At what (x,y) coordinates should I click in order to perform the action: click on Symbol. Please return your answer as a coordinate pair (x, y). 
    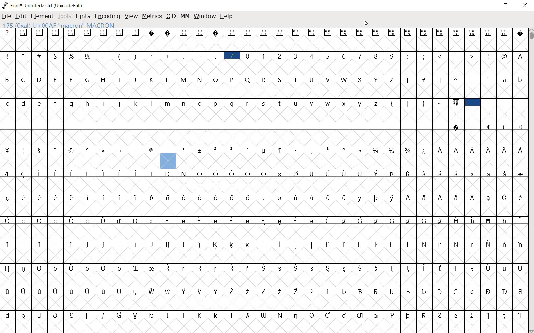
    Looking at the image, I should click on (247, 315).